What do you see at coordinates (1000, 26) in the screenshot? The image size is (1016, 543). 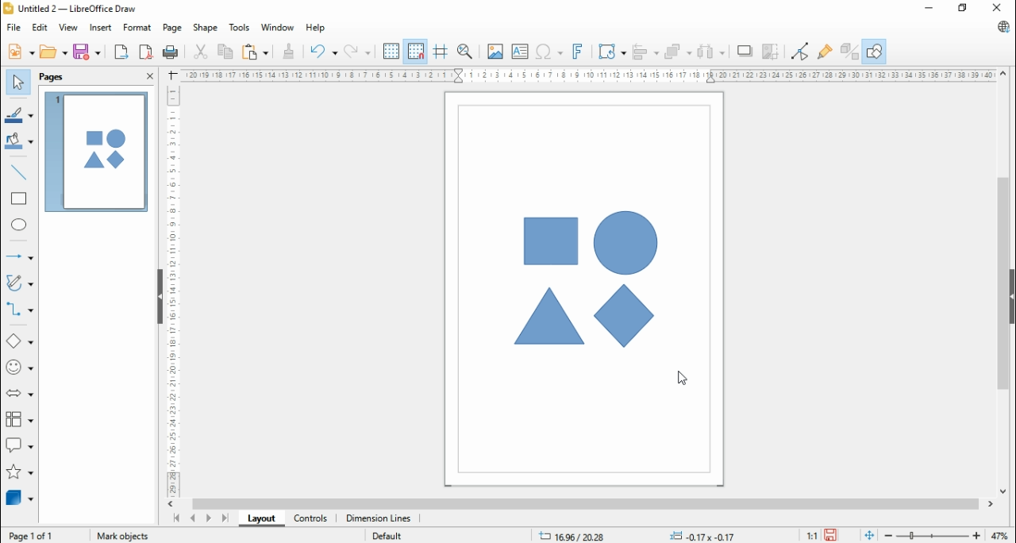 I see `libre office update` at bounding box center [1000, 26].